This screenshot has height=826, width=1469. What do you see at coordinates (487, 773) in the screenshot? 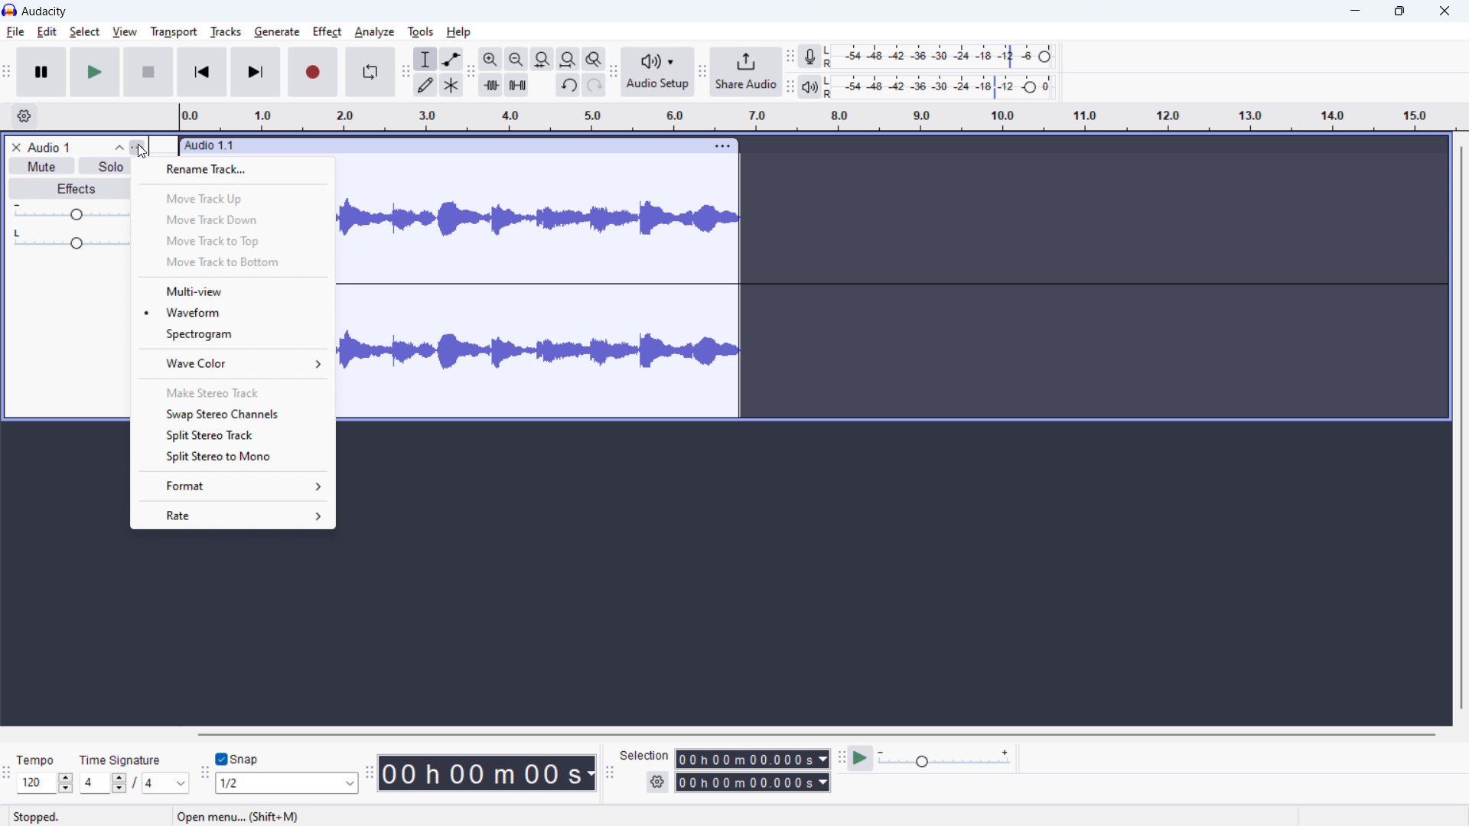
I see `timestamp` at bounding box center [487, 773].